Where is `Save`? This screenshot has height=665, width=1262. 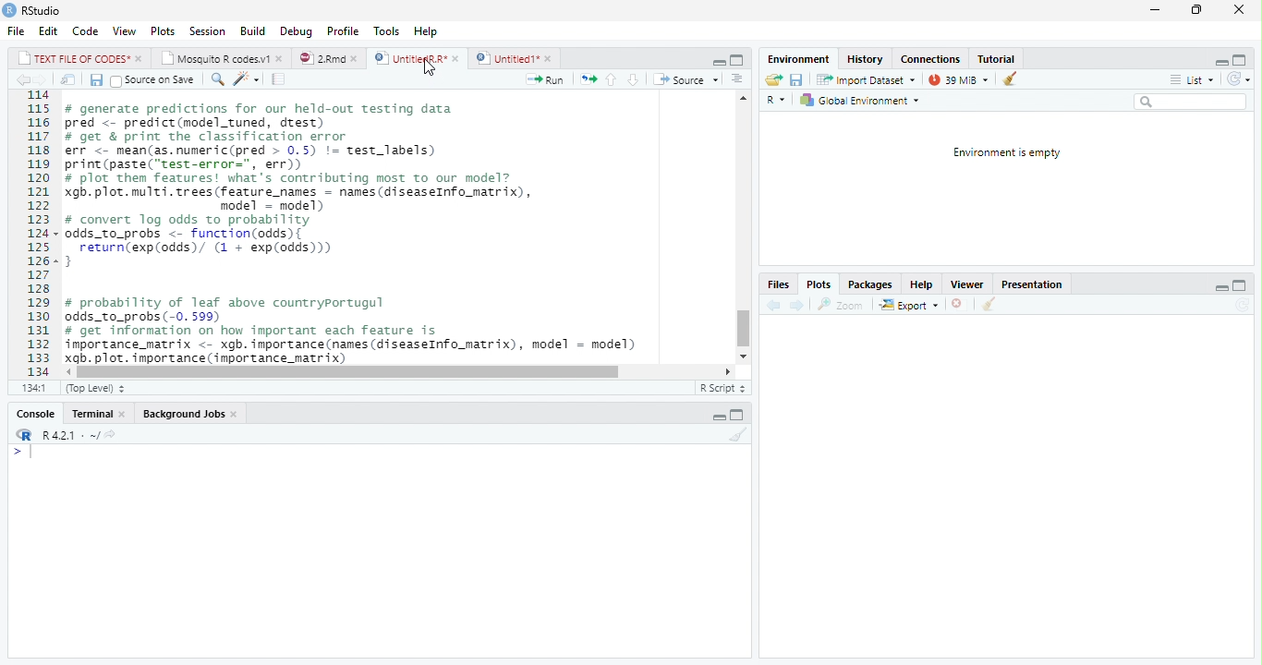 Save is located at coordinates (93, 79).